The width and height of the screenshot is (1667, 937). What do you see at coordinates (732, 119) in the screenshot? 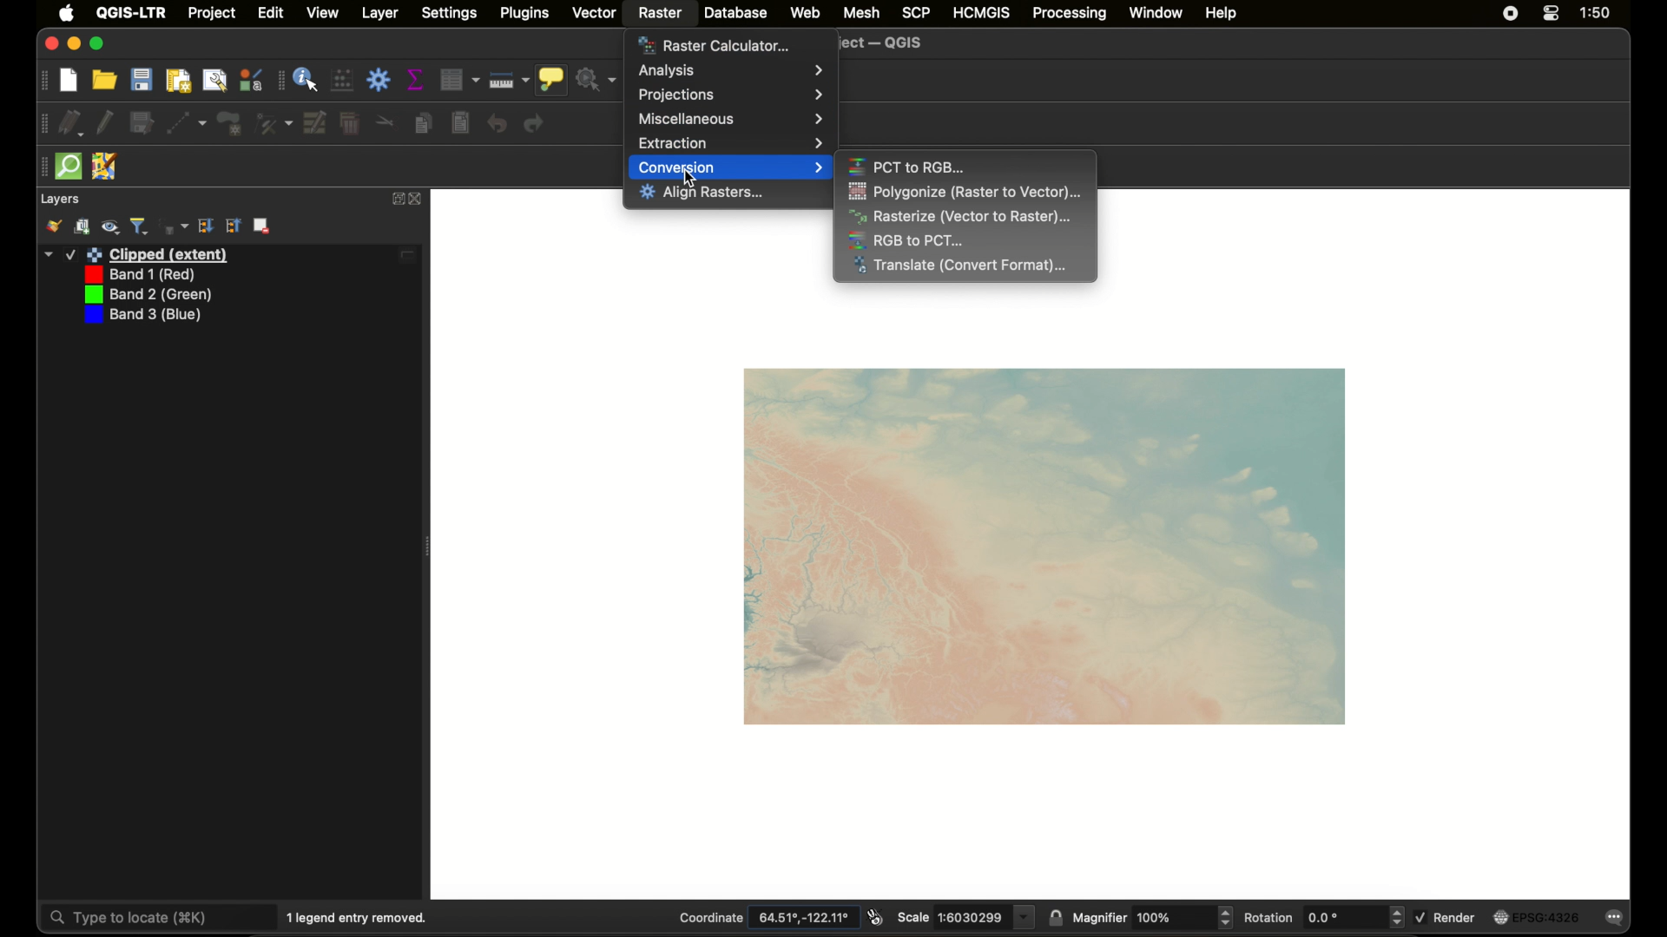
I see `miscellaneous` at bounding box center [732, 119].